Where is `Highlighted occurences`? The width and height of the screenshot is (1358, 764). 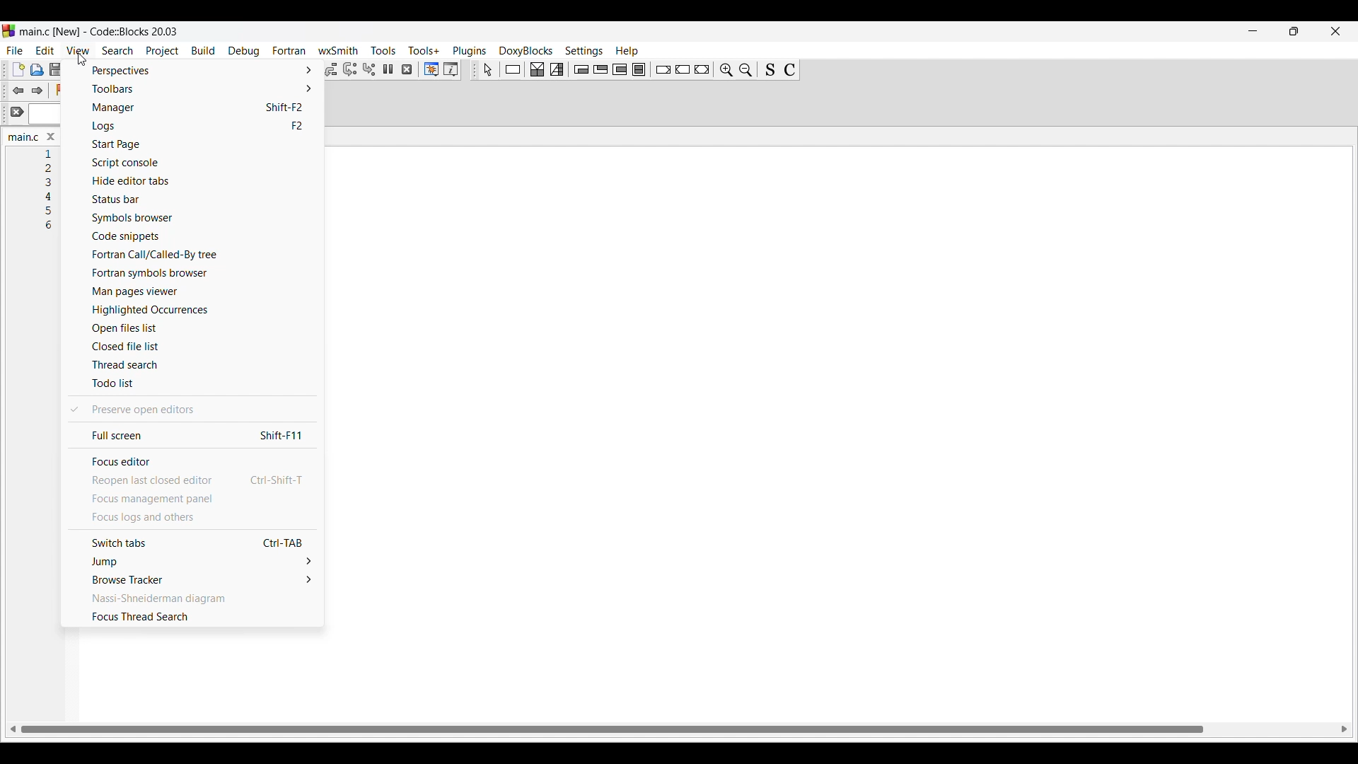 Highlighted occurences is located at coordinates (195, 309).